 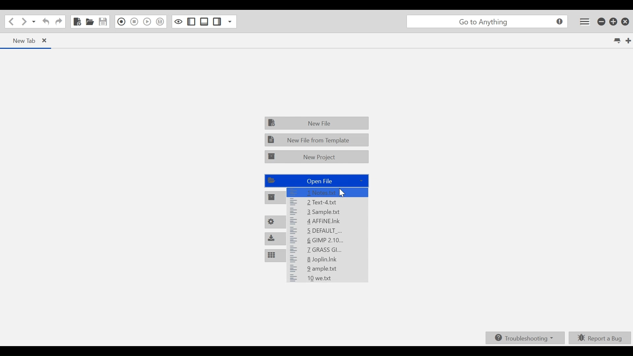 What do you see at coordinates (524, 339) in the screenshot?
I see `Troubleshooting` at bounding box center [524, 339].